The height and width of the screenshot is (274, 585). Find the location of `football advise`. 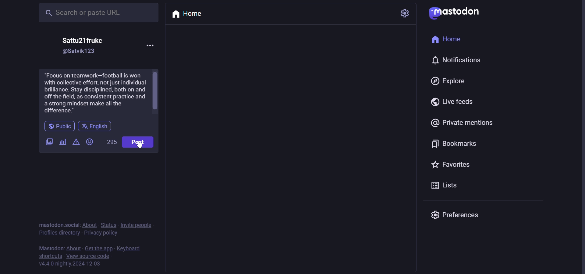

football advise is located at coordinates (96, 91).